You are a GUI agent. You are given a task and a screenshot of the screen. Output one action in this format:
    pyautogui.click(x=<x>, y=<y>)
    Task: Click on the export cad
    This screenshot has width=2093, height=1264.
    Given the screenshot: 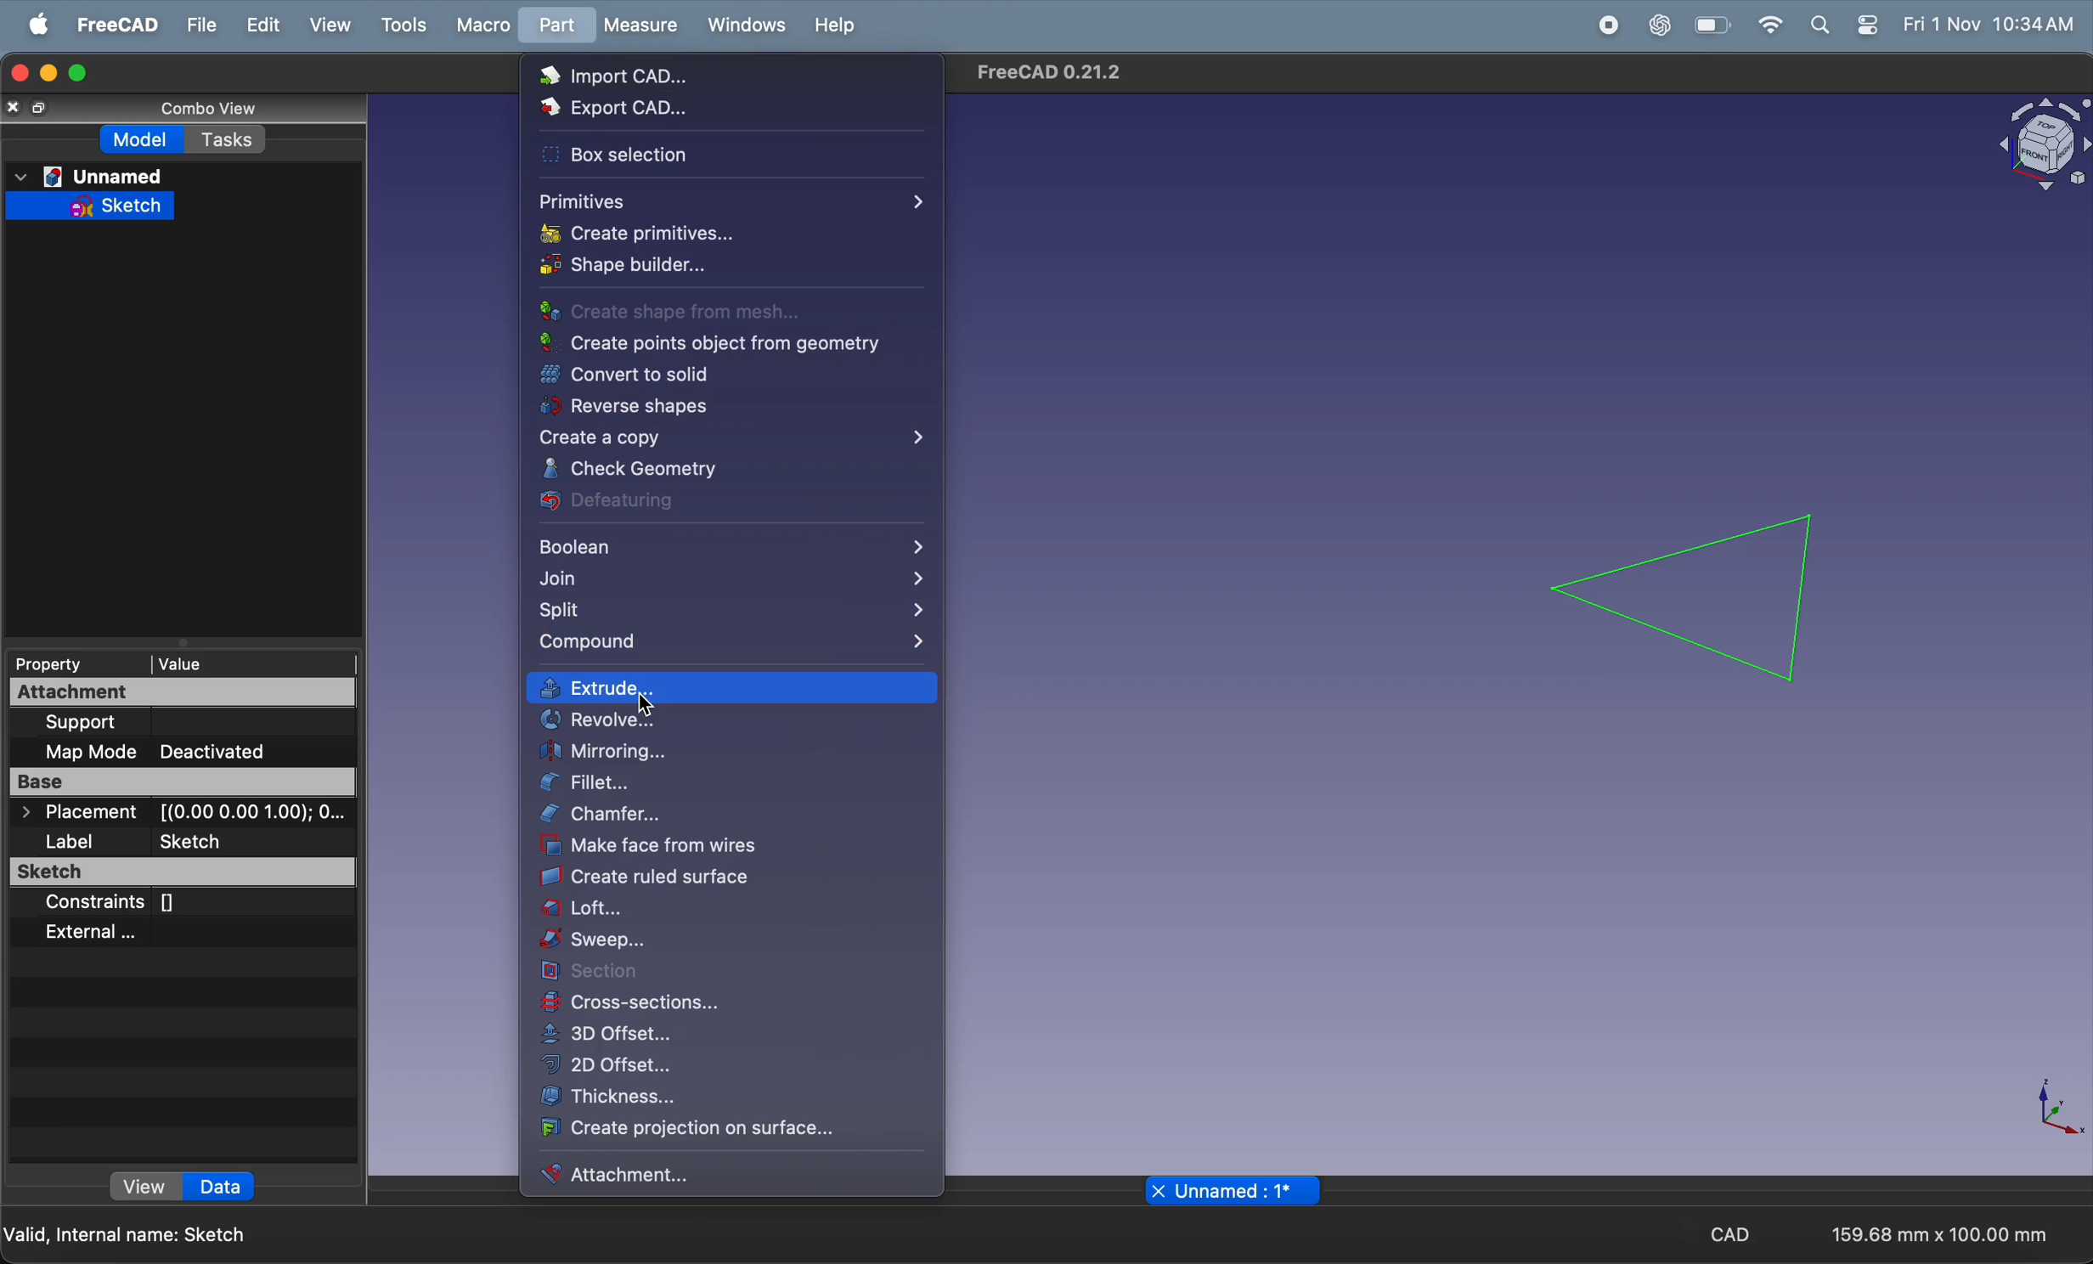 What is the action you would take?
    pyautogui.click(x=656, y=111)
    